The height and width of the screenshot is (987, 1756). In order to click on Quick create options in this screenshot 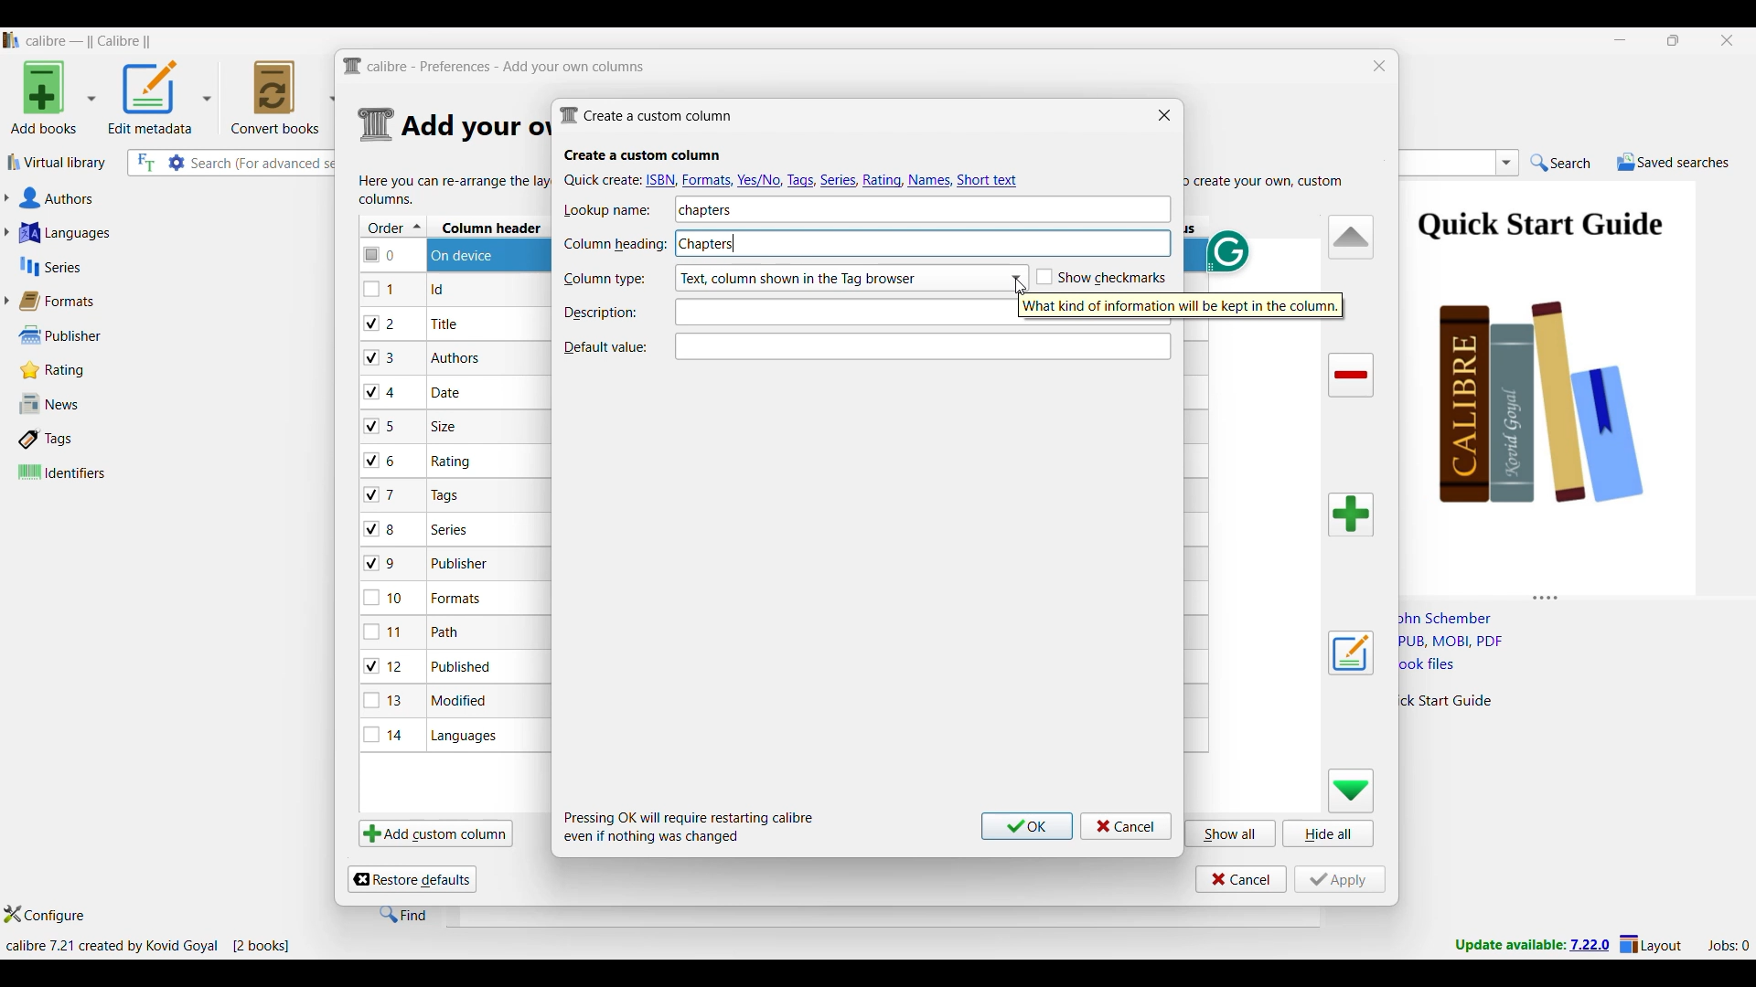, I will do `click(794, 179)`.